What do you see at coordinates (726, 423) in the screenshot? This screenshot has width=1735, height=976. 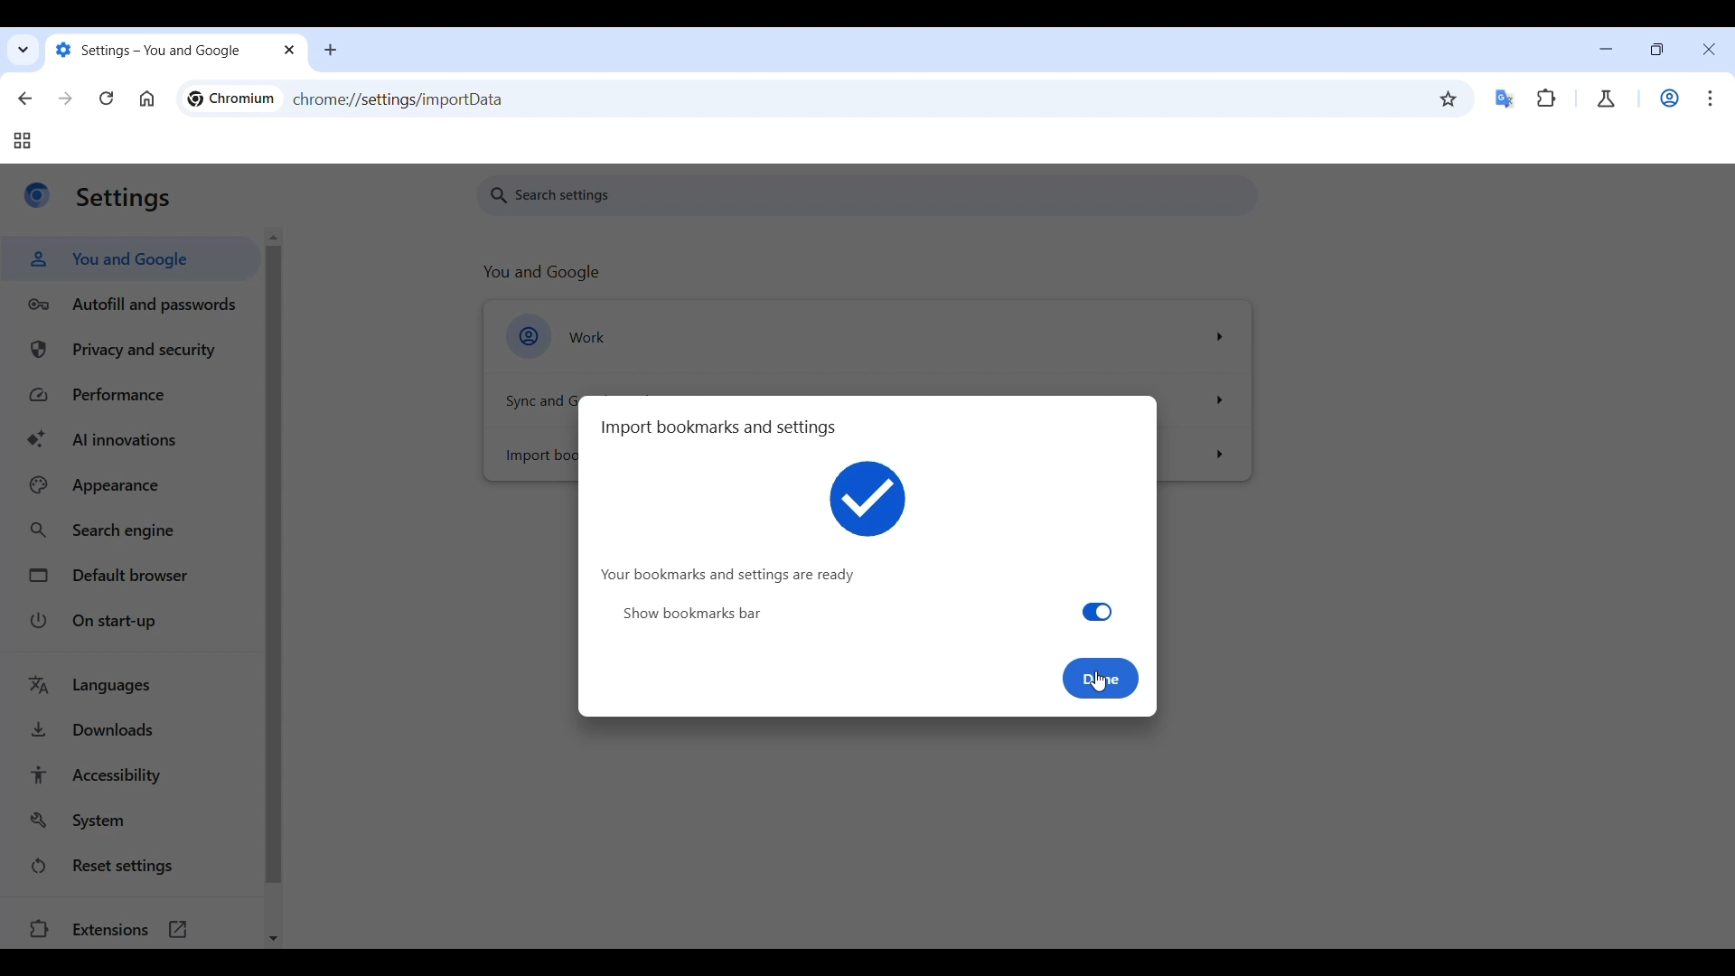 I see `import bookmarks and settings` at bounding box center [726, 423].